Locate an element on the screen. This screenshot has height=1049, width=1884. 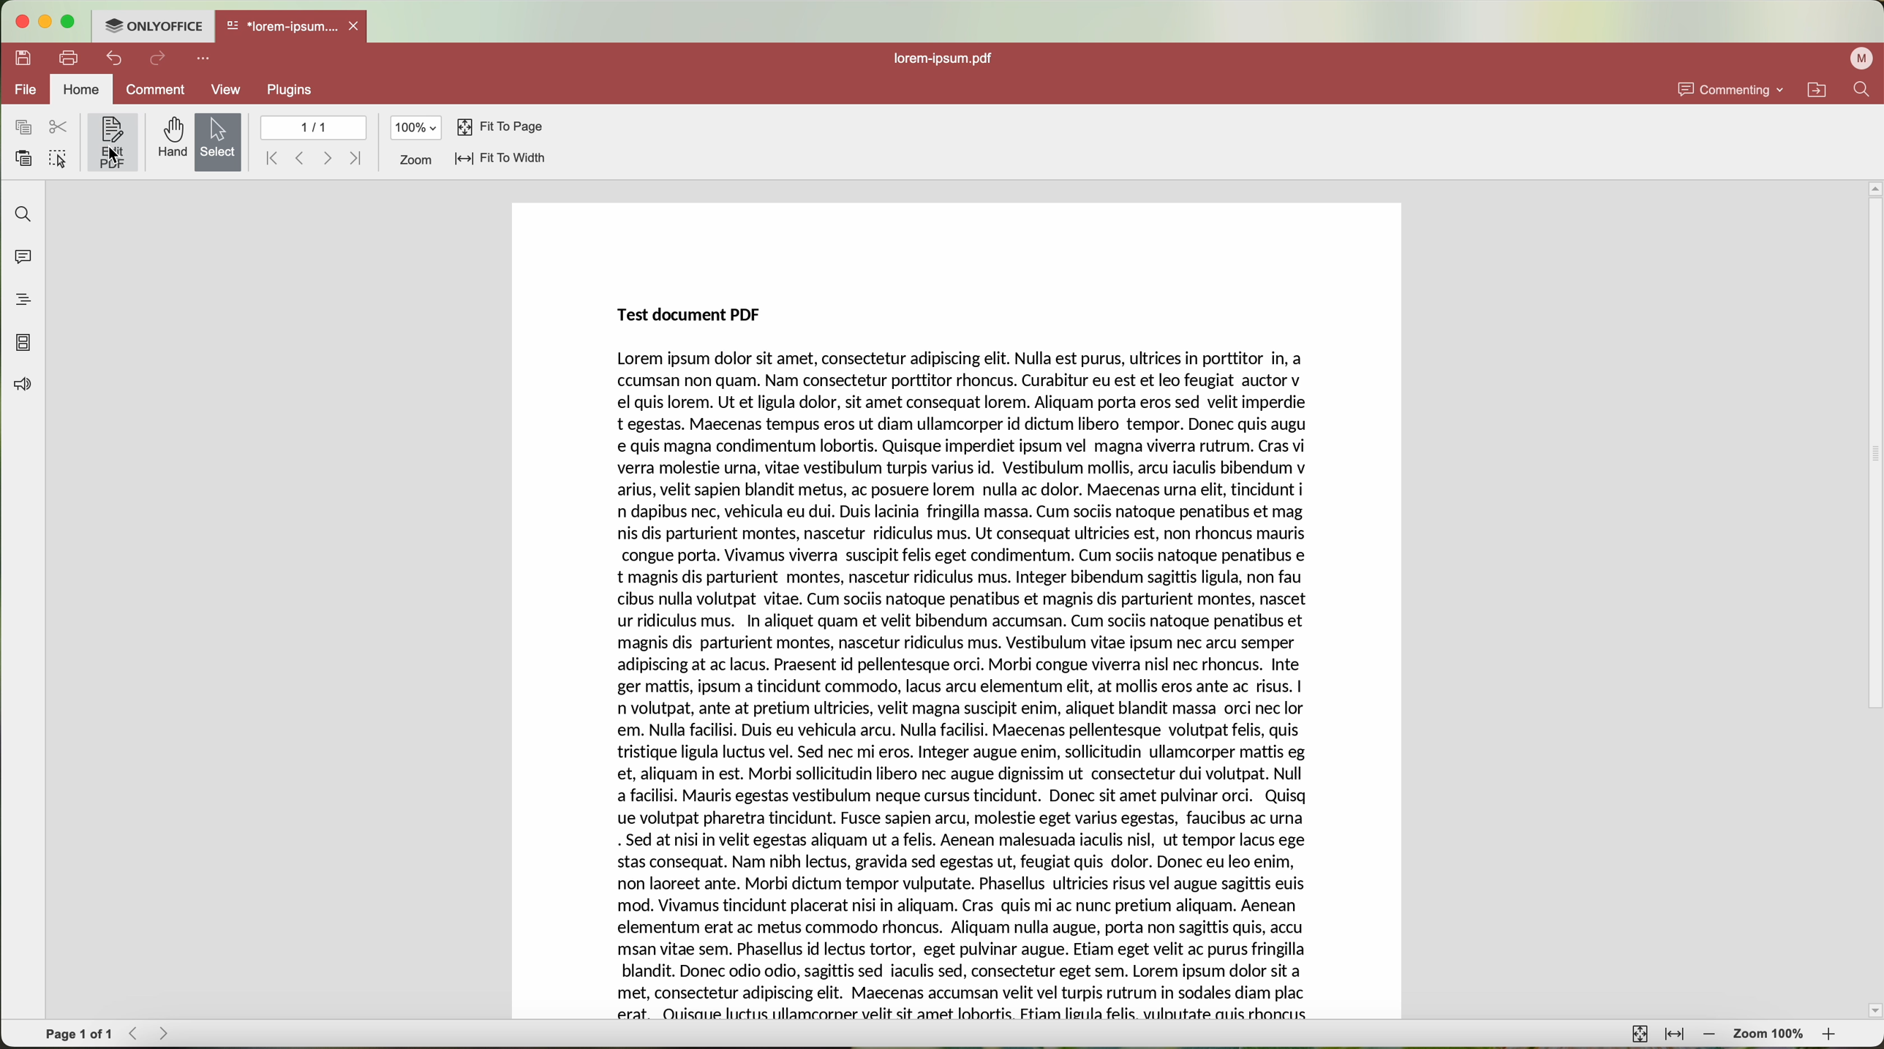
zoom out is located at coordinates (1710, 1035).